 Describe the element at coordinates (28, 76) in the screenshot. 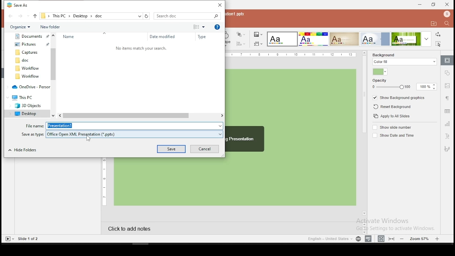

I see `workflow` at that location.